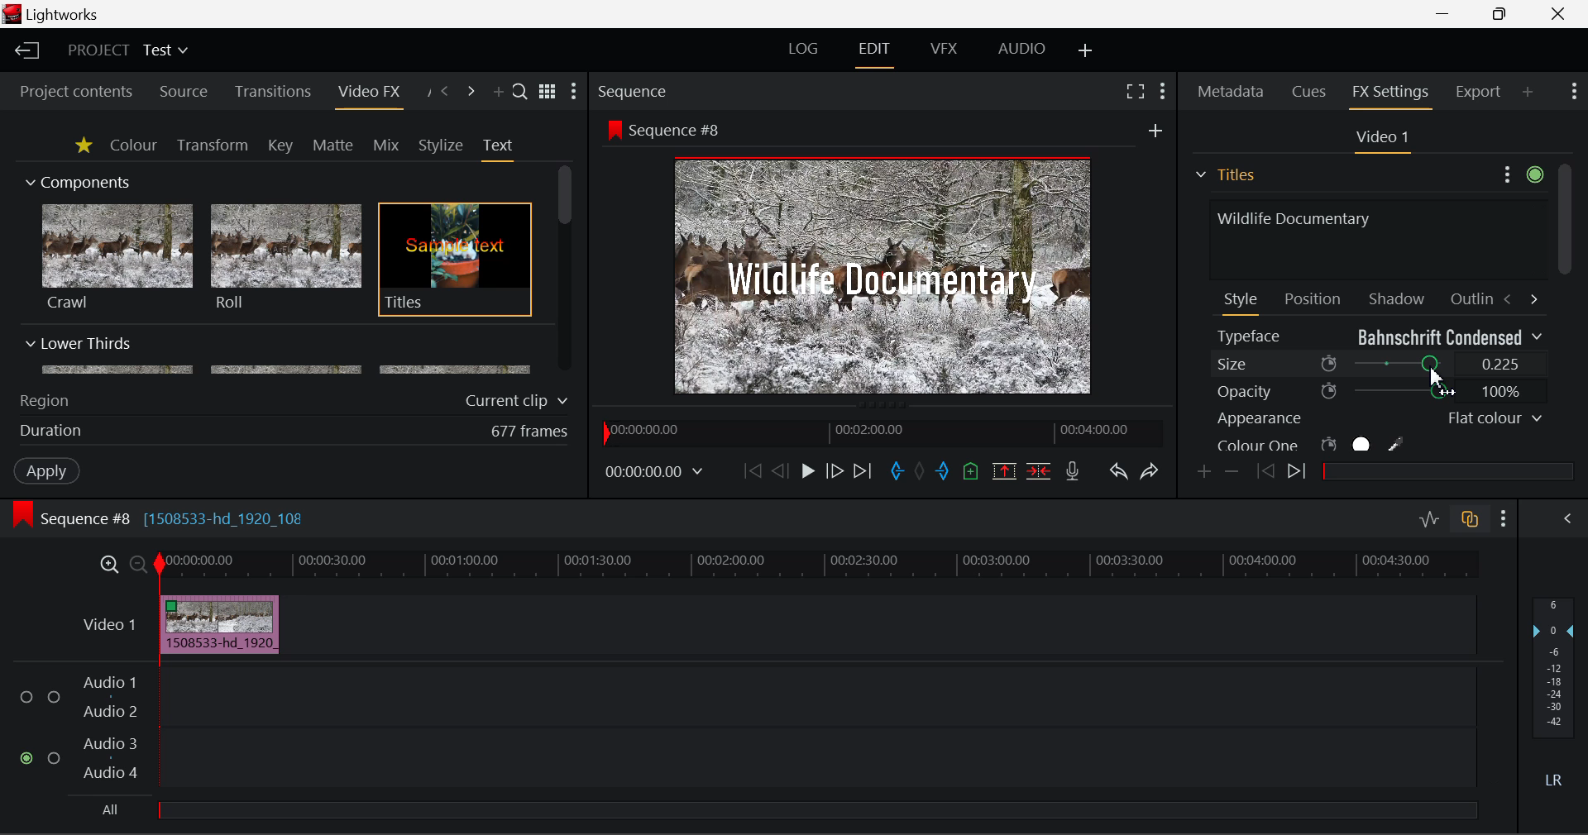 The height and width of the screenshot is (835, 1588). Describe the element at coordinates (634, 88) in the screenshot. I see `Sequence` at that location.